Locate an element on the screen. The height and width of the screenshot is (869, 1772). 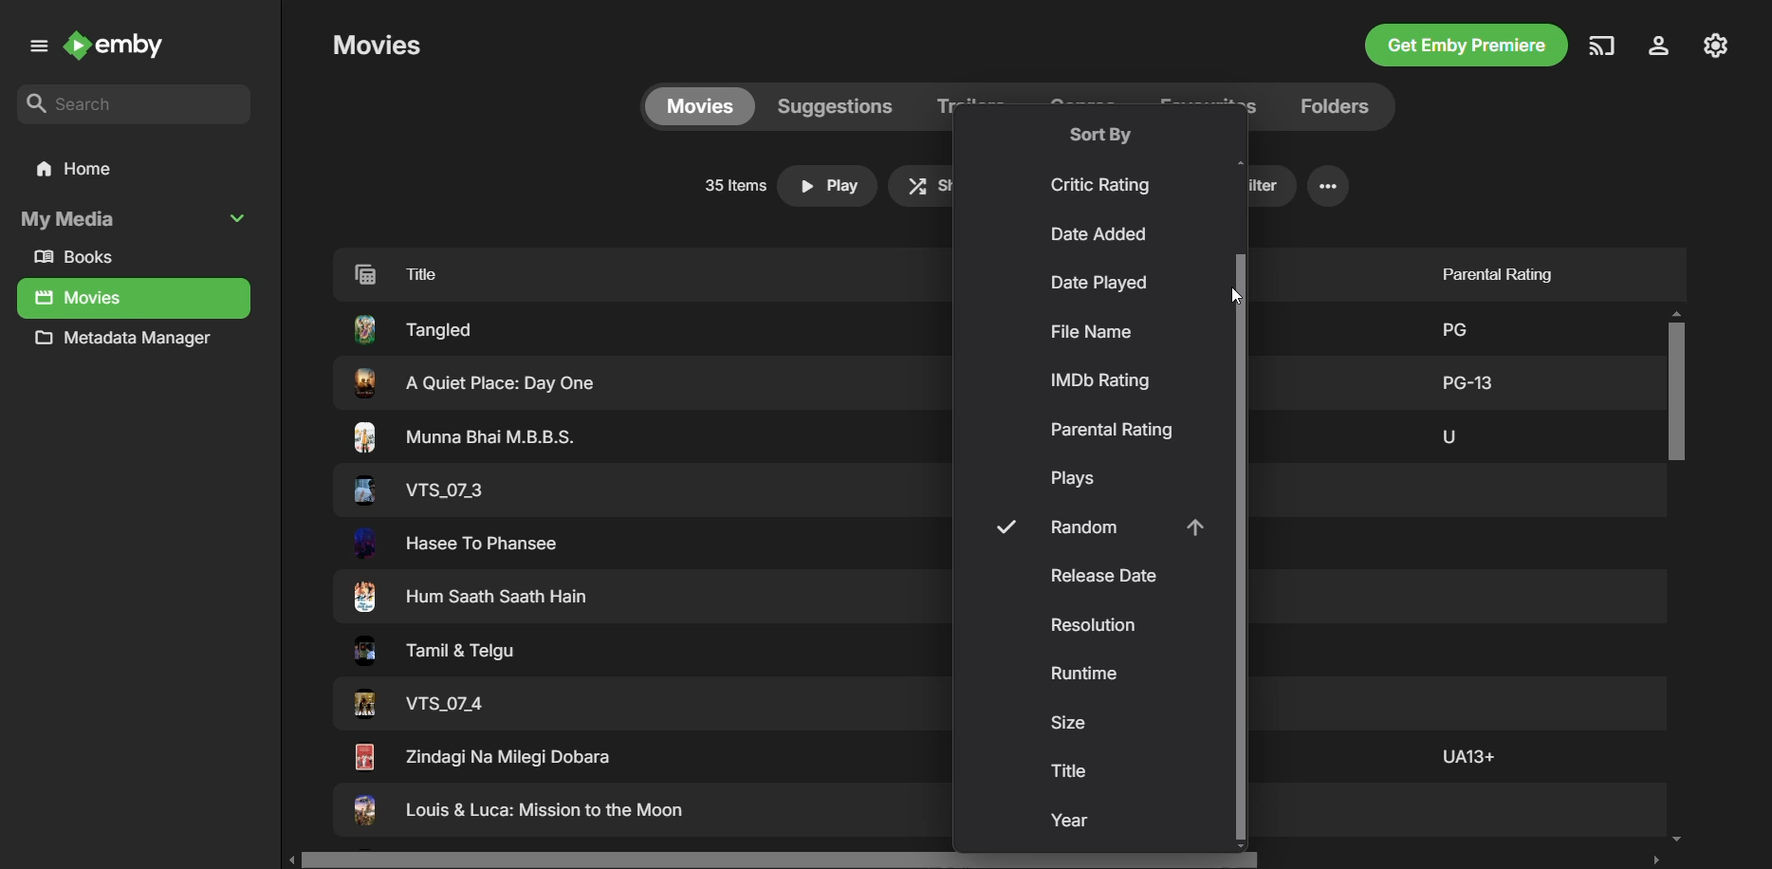
Release Date is located at coordinates (1101, 576).